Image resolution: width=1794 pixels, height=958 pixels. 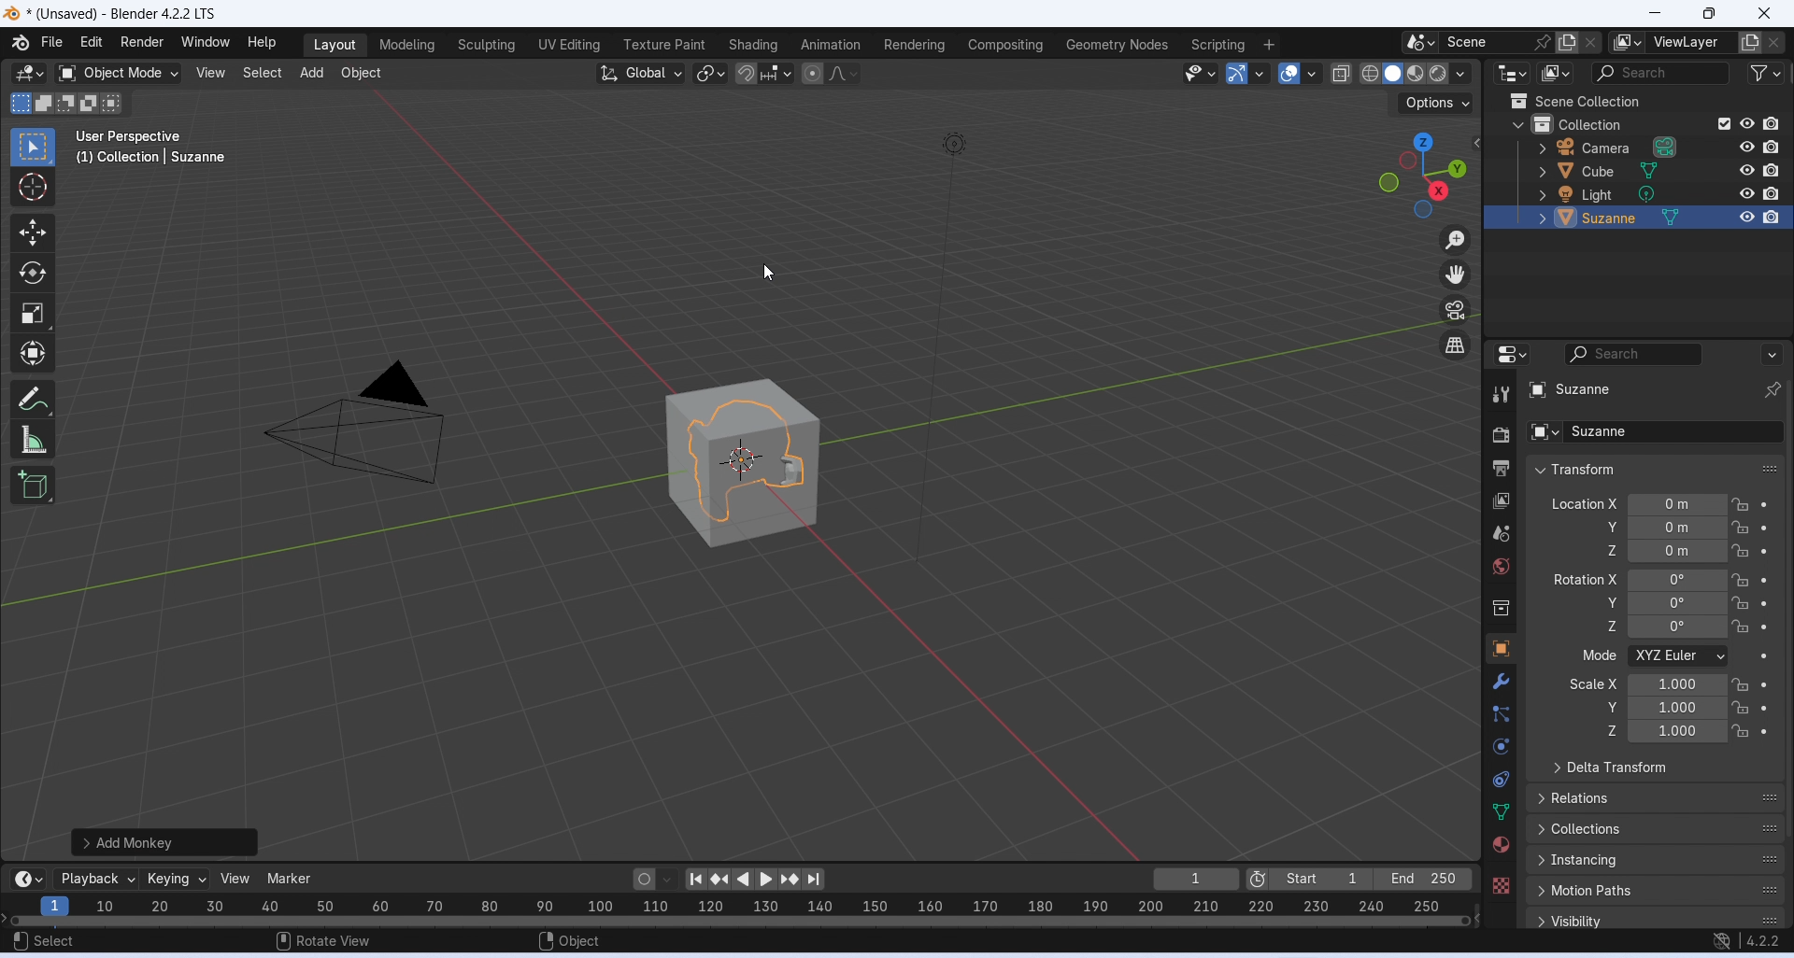 I want to click on rotation x, so click(x=1586, y=579).